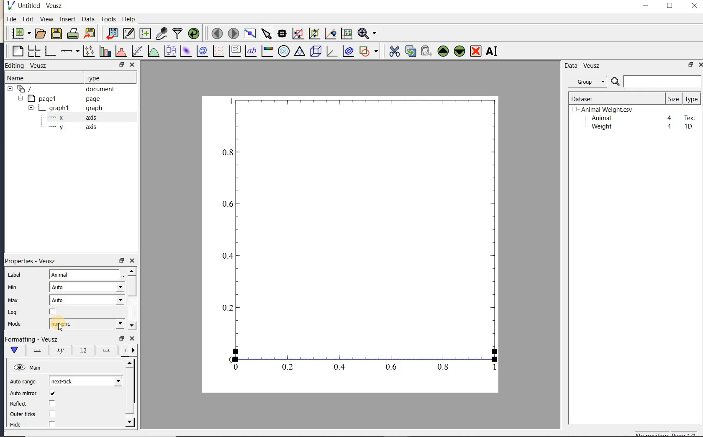 This screenshot has height=437, width=703. What do you see at coordinates (52, 414) in the screenshot?
I see `check/uncheck` at bounding box center [52, 414].